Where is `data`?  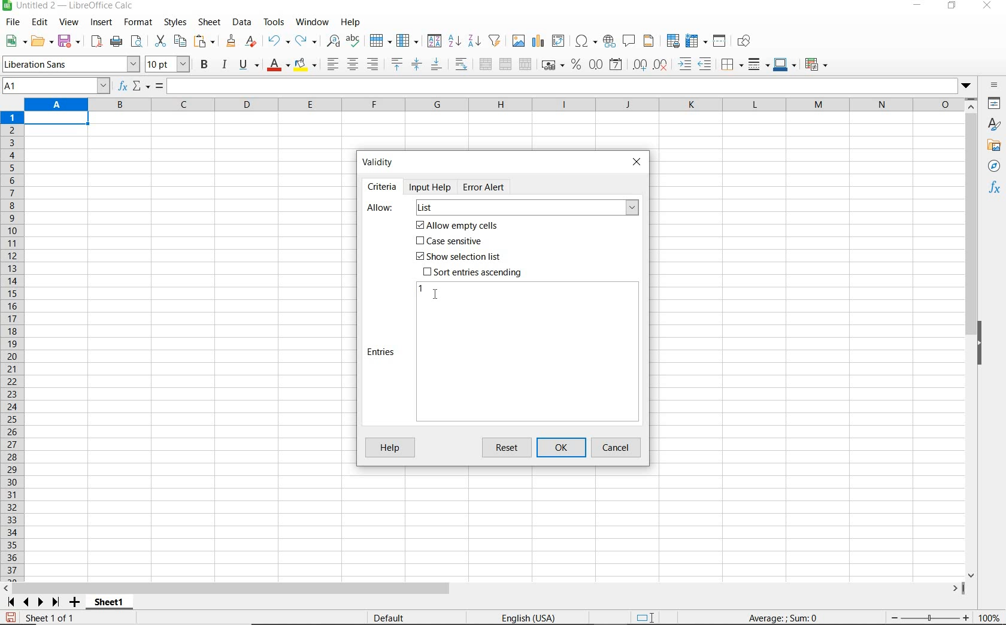 data is located at coordinates (241, 22).